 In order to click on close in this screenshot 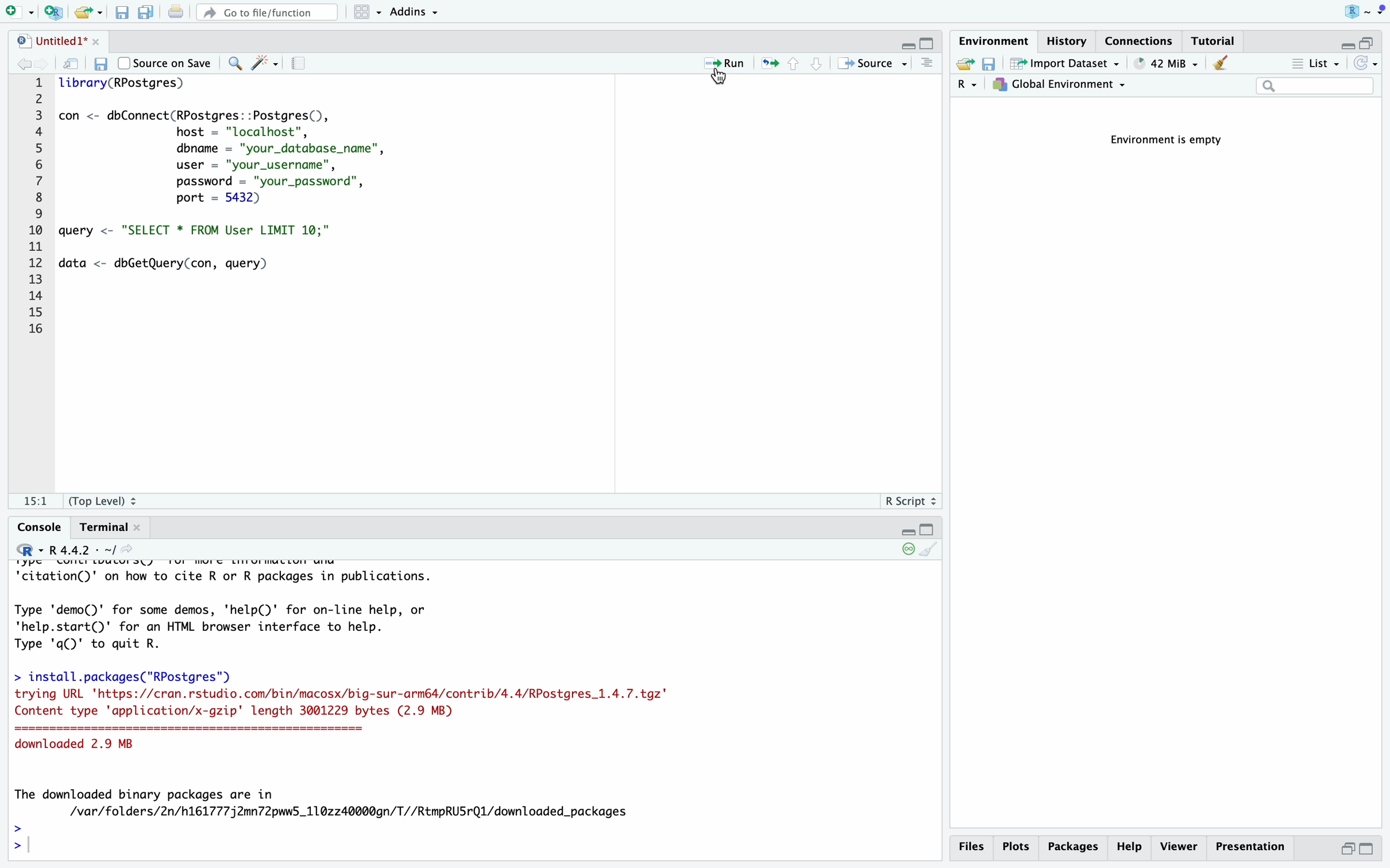, I will do `click(146, 527)`.